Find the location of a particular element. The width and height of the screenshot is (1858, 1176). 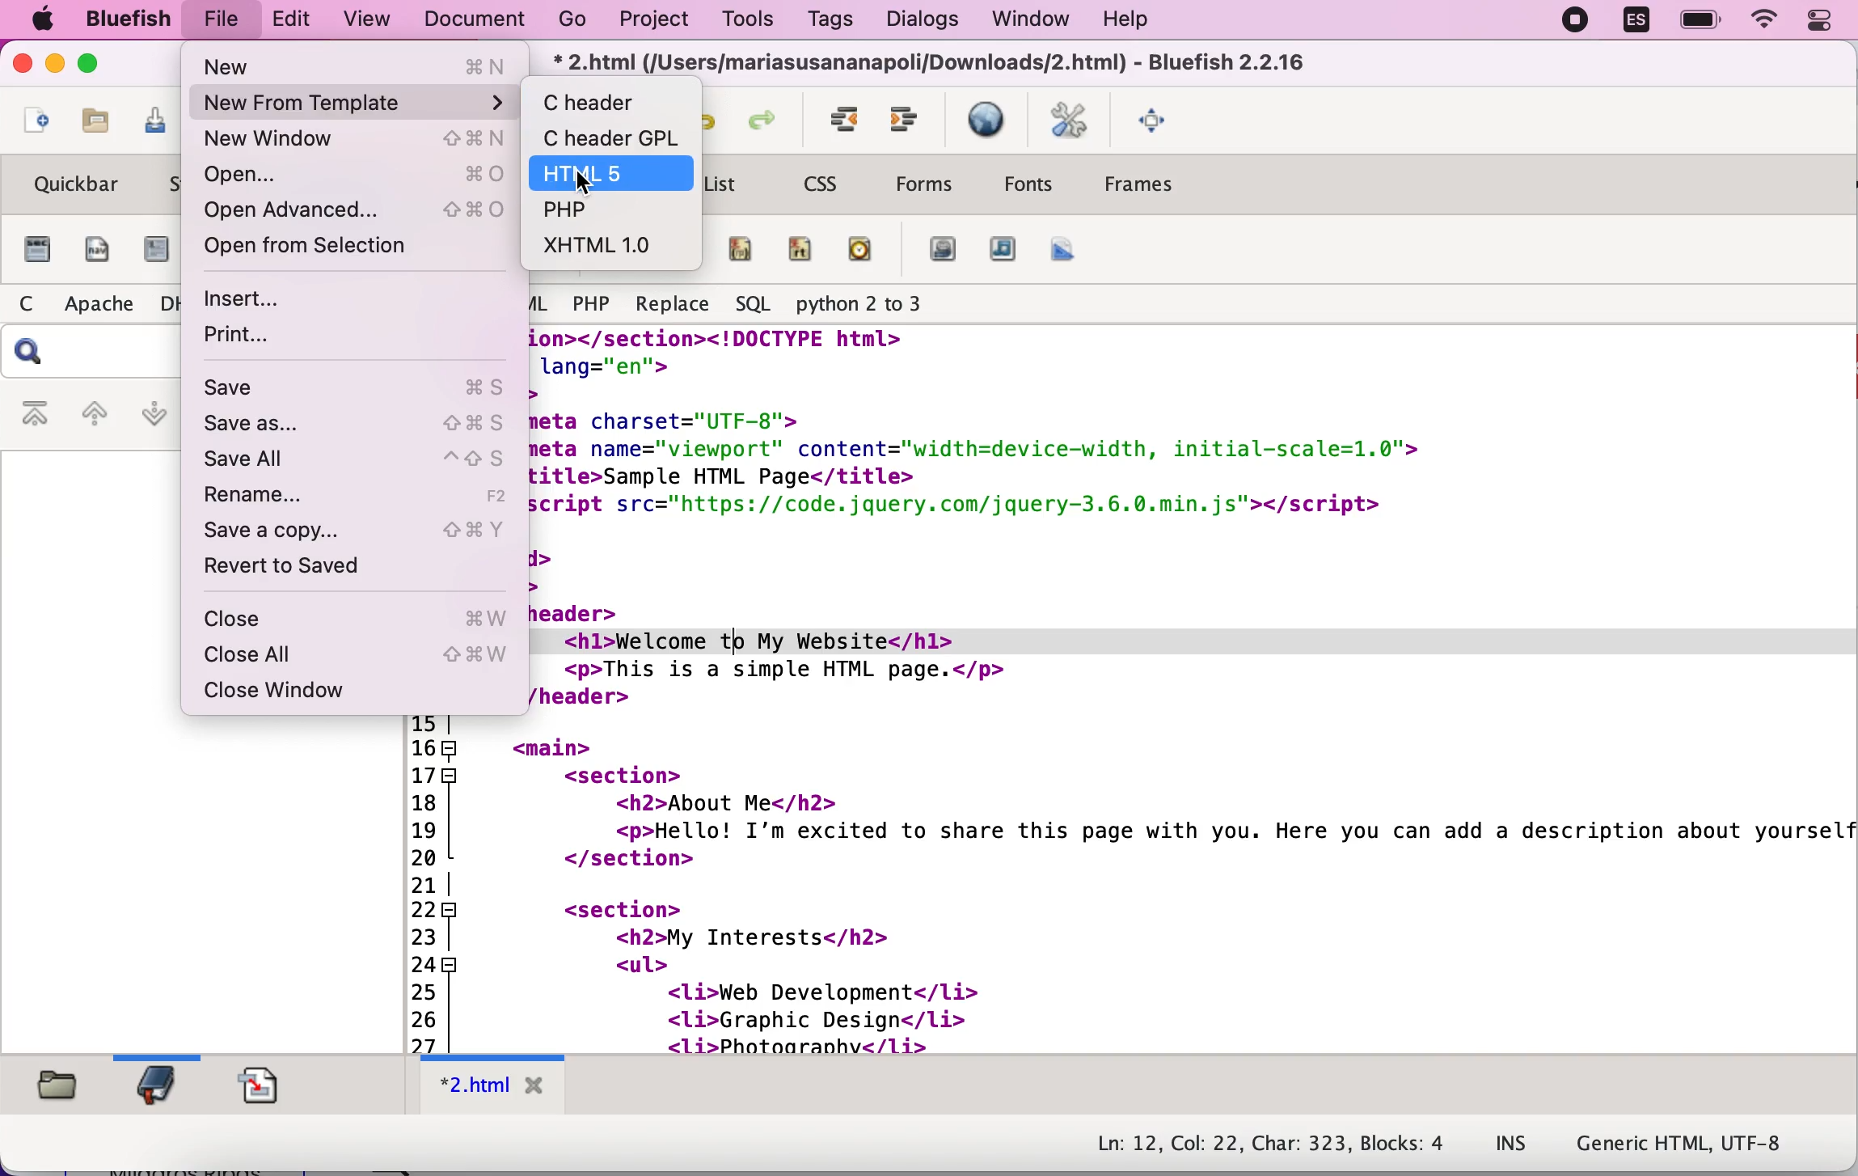

project is located at coordinates (657, 23).